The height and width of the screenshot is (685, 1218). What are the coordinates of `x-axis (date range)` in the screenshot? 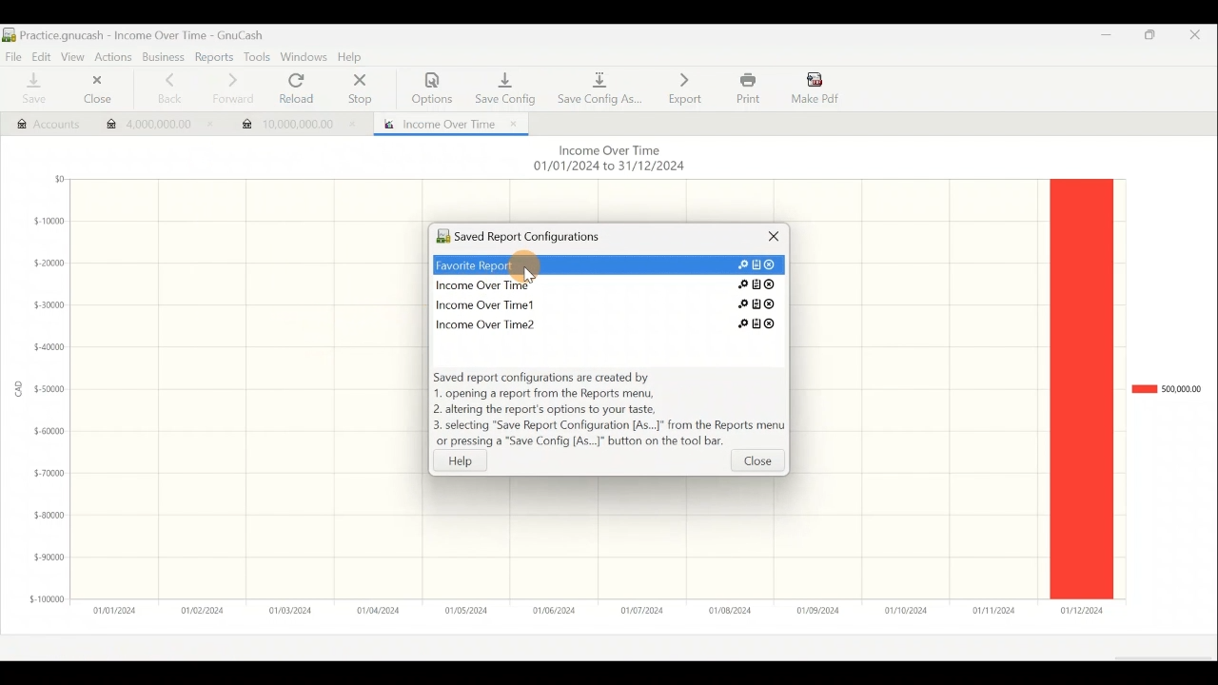 It's located at (586, 610).